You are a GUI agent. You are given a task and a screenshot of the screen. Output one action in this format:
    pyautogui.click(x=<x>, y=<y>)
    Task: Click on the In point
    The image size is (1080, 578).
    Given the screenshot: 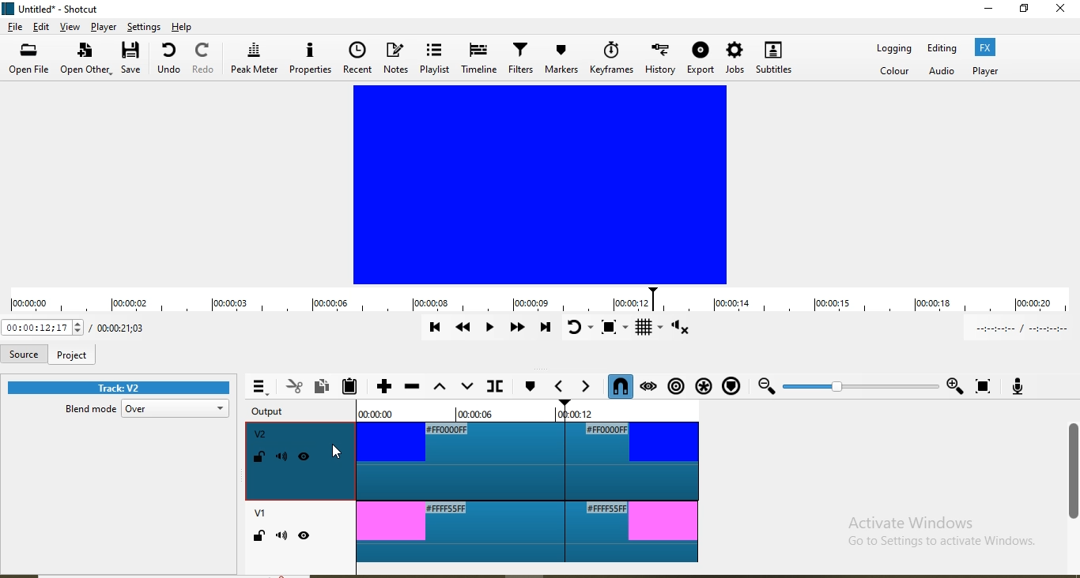 What is the action you would take?
    pyautogui.click(x=1021, y=328)
    